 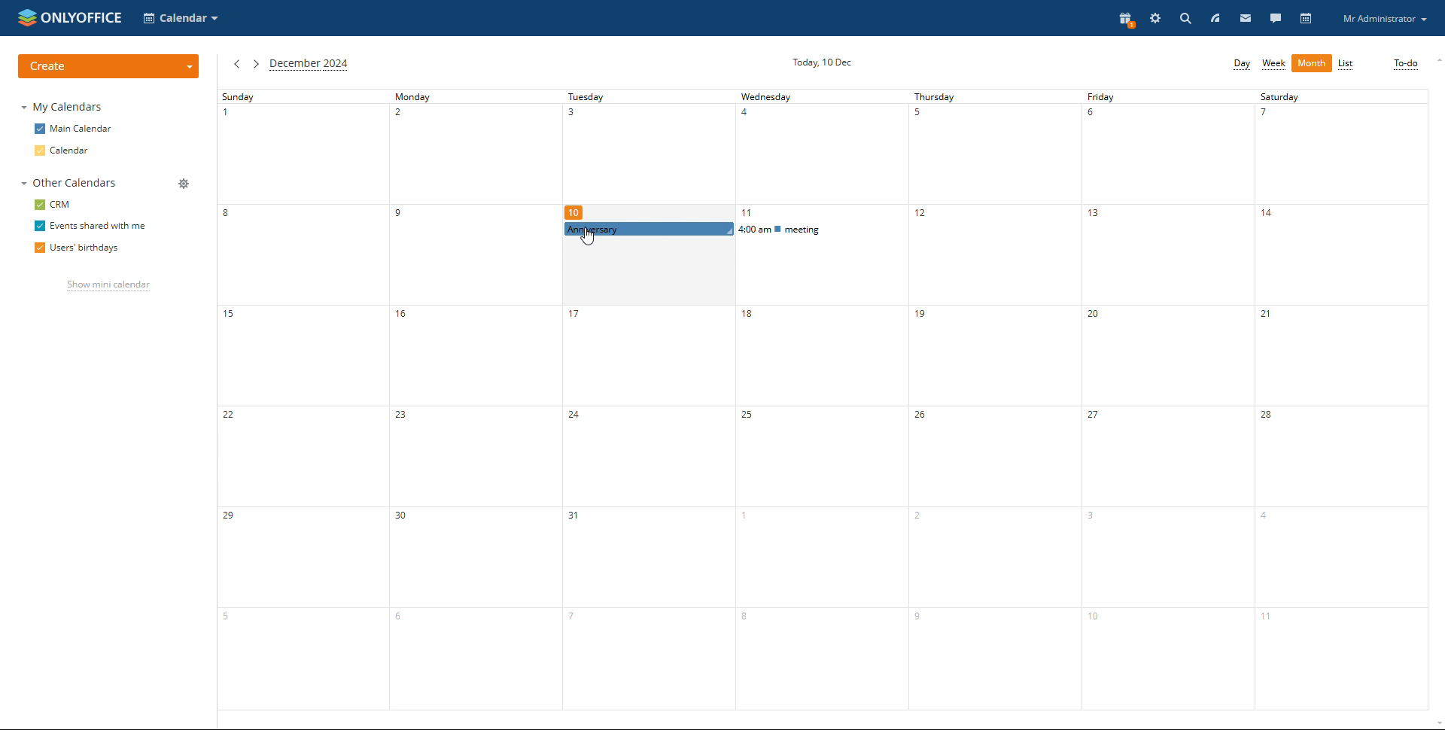 What do you see at coordinates (1343, 400) in the screenshot?
I see `saturday` at bounding box center [1343, 400].